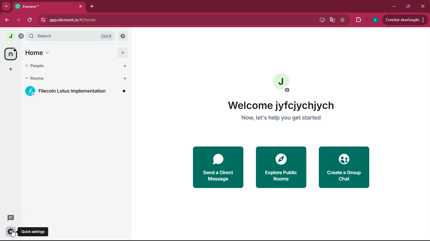 Image resolution: width=430 pixels, height=241 pixels. What do you see at coordinates (45, 78) in the screenshot?
I see `rooms` at bounding box center [45, 78].